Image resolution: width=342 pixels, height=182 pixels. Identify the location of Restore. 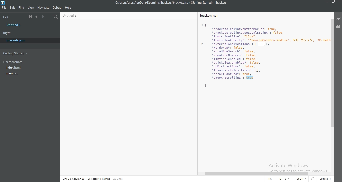
(333, 2).